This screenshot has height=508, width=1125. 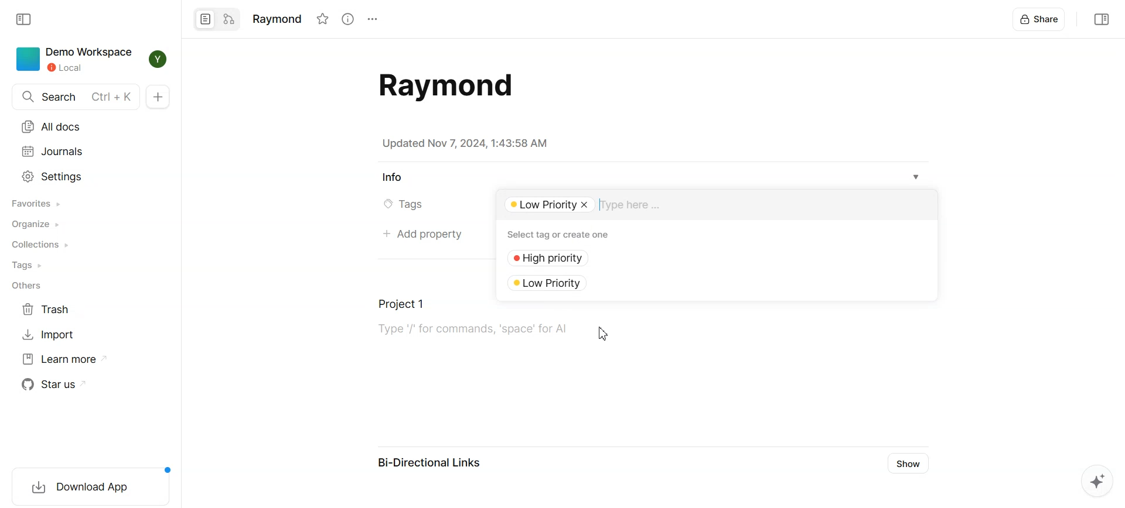 What do you see at coordinates (40, 245) in the screenshot?
I see `Collections` at bounding box center [40, 245].